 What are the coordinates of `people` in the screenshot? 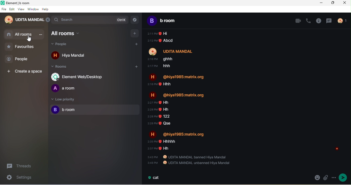 It's located at (65, 45).